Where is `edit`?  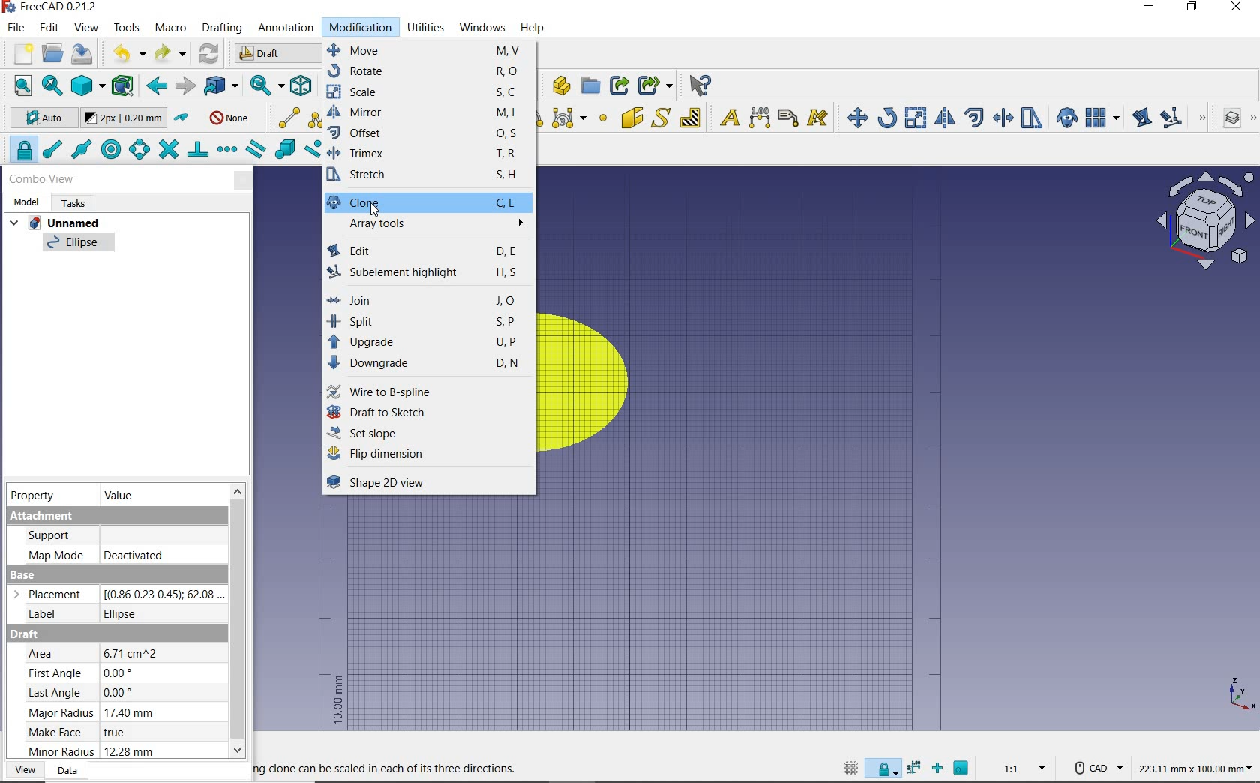
edit is located at coordinates (50, 28).